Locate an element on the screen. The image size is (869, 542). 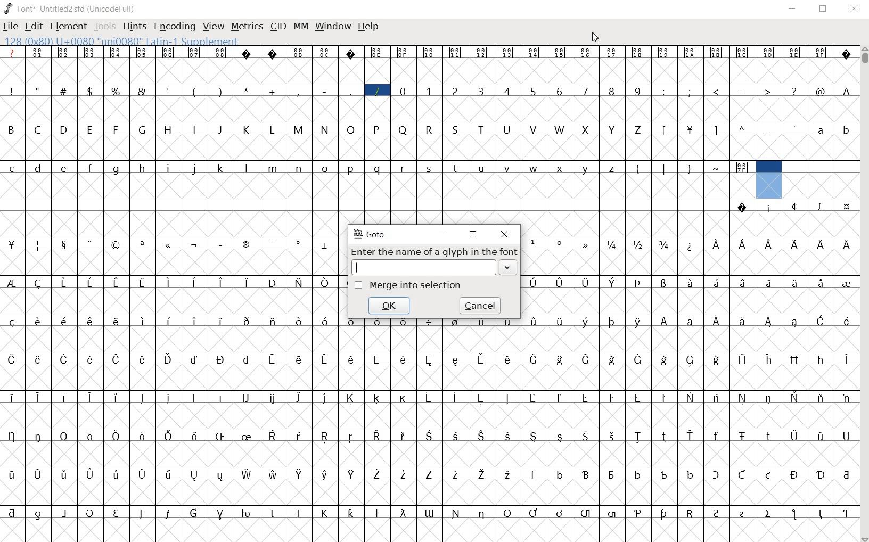
m is located at coordinates (274, 167).